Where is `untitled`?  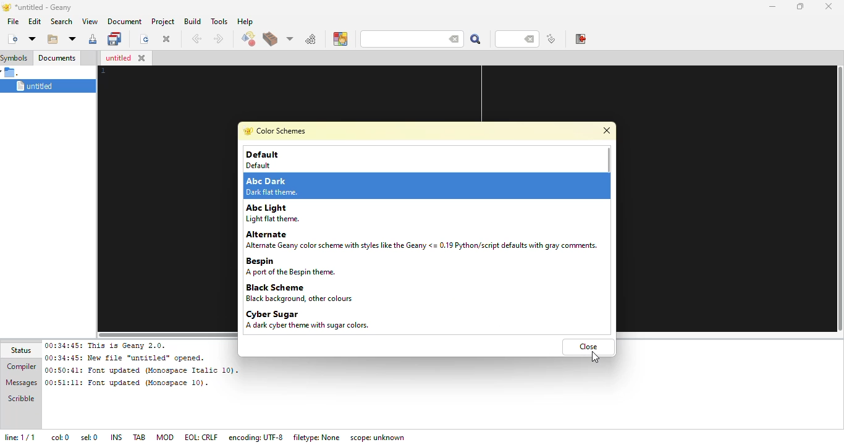 untitled is located at coordinates (45, 87).